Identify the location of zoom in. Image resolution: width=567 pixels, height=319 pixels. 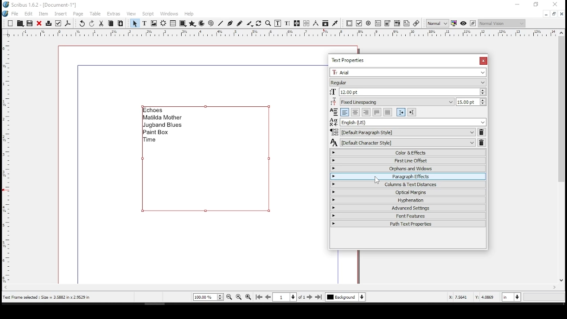
(248, 298).